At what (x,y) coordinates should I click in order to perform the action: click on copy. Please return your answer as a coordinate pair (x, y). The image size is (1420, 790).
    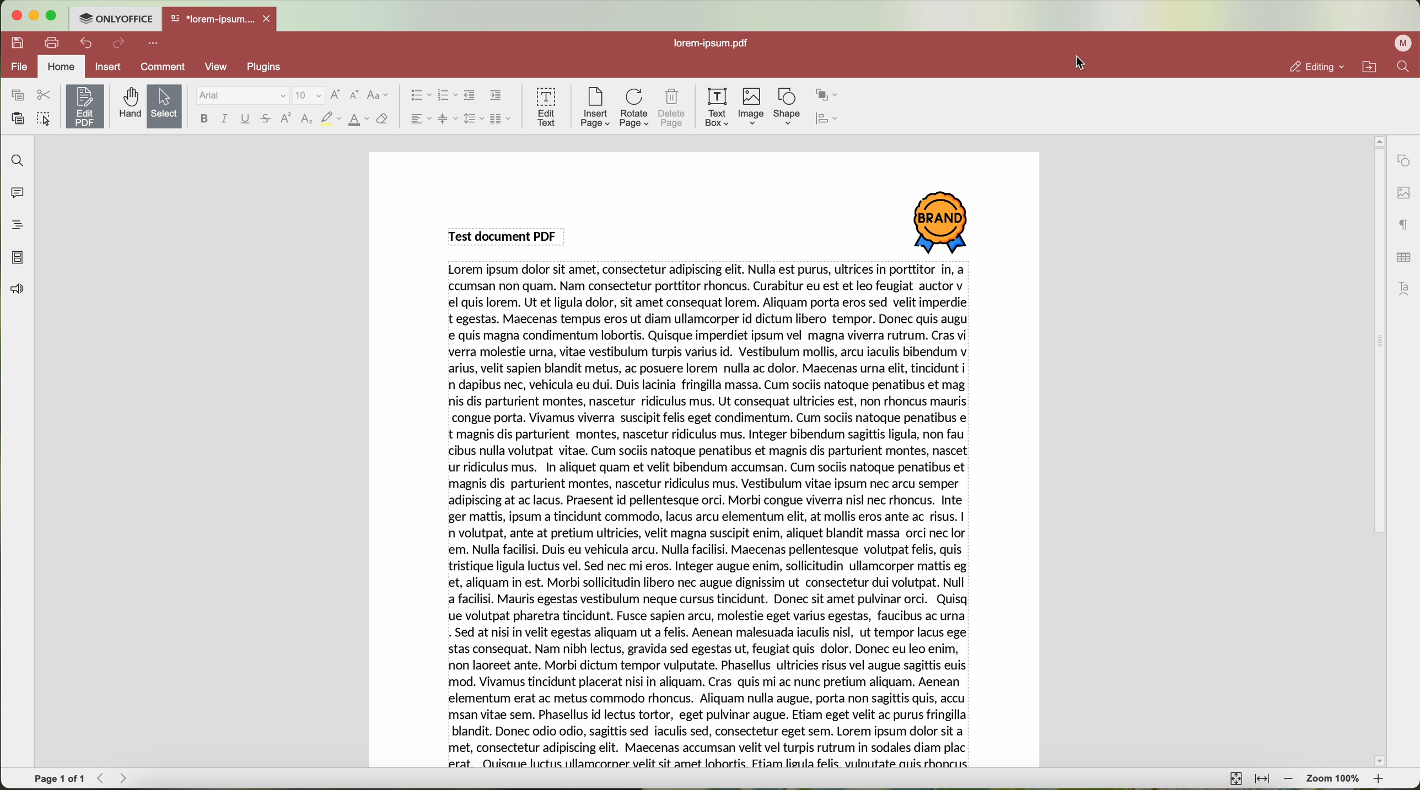
    Looking at the image, I should click on (17, 95).